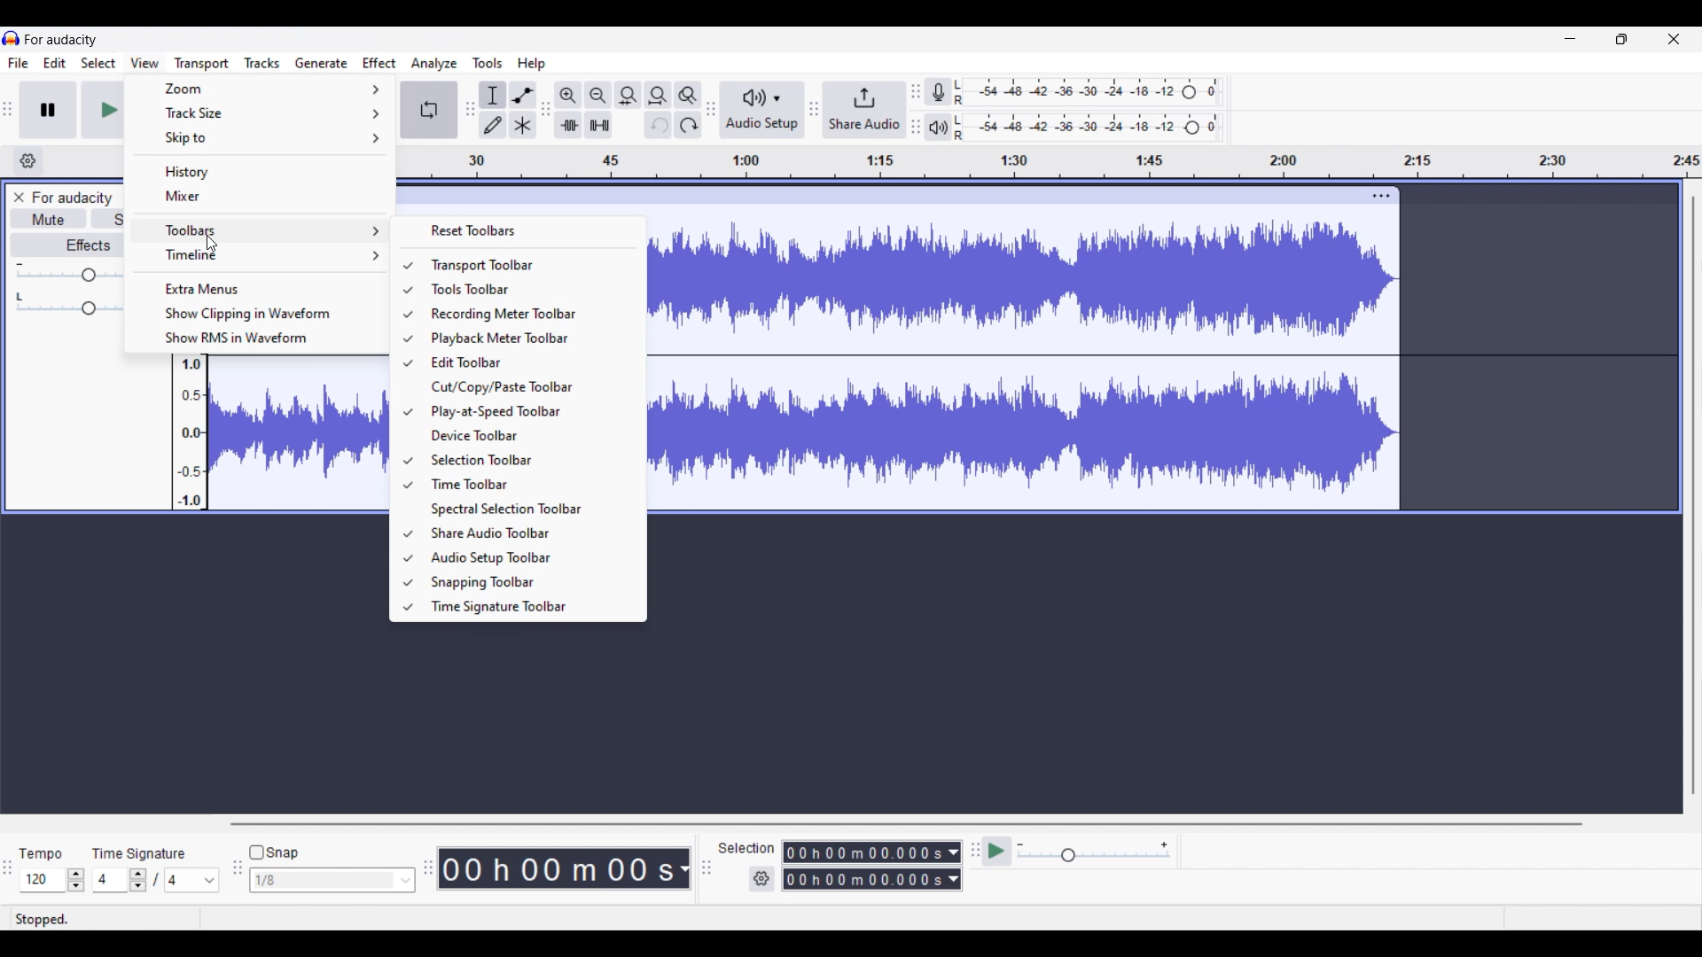 The height and width of the screenshot is (957, 1702). I want to click on Volume slider, so click(66, 274).